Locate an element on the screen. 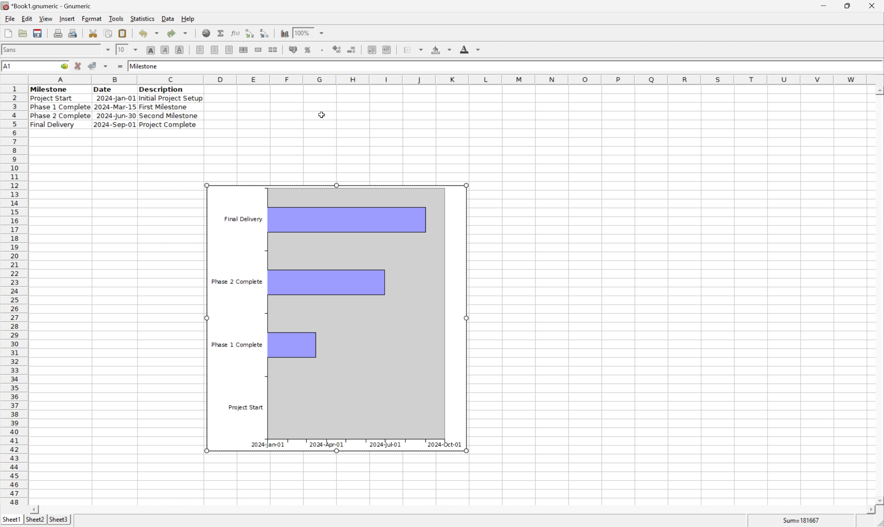 The width and height of the screenshot is (884, 527). edit is located at coordinates (28, 18).